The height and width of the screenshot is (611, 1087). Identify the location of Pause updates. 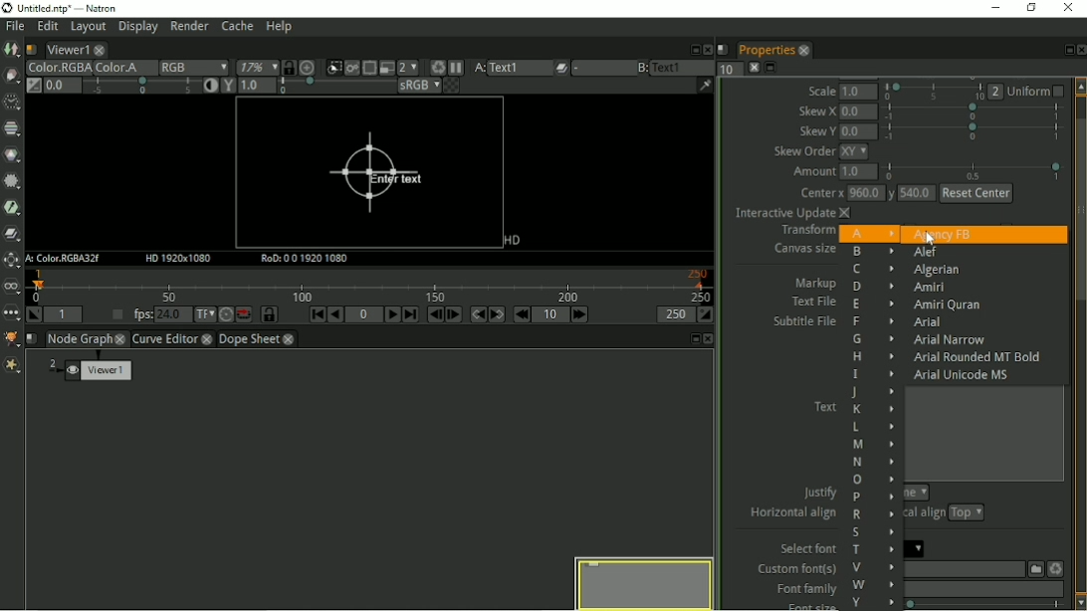
(457, 68).